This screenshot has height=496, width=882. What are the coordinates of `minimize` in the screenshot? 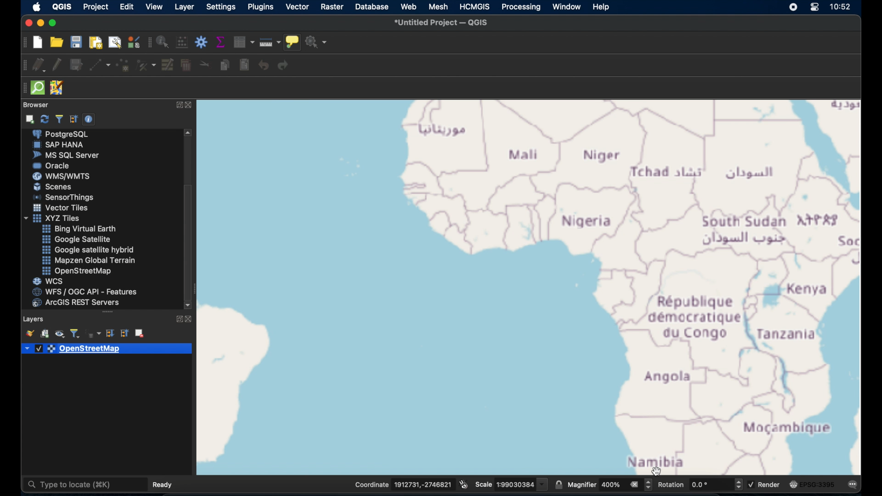 It's located at (40, 23).